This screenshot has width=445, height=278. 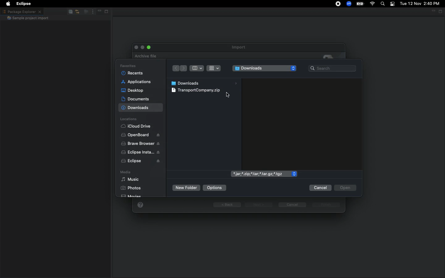 What do you see at coordinates (69, 13) in the screenshot?
I see `Collapse all` at bounding box center [69, 13].